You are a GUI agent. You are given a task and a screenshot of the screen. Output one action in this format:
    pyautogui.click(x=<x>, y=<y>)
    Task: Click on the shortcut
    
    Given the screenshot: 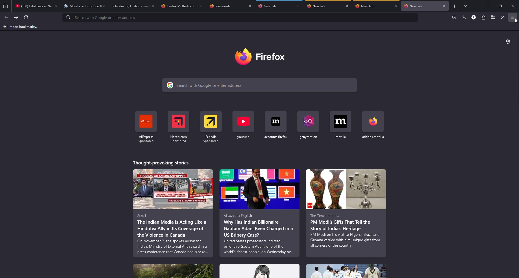 What is the action you would take?
    pyautogui.click(x=178, y=127)
    